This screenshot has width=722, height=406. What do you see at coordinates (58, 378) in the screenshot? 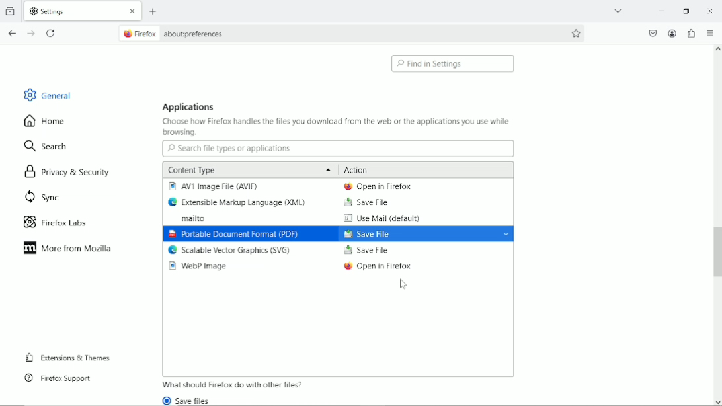
I see `Firefox support` at bounding box center [58, 378].